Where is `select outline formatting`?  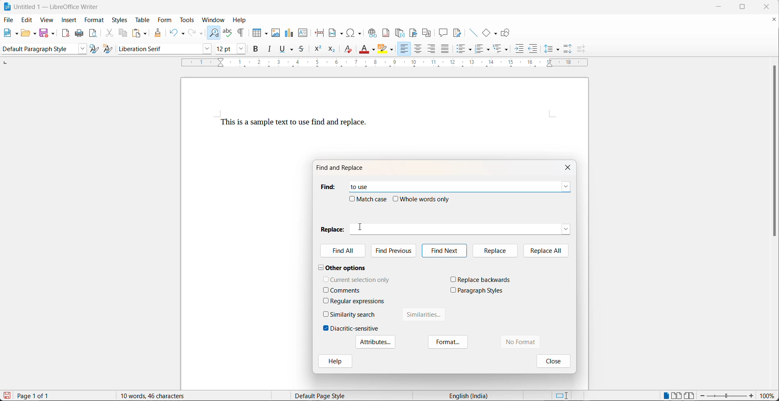 select outline formatting is located at coordinates (504, 49).